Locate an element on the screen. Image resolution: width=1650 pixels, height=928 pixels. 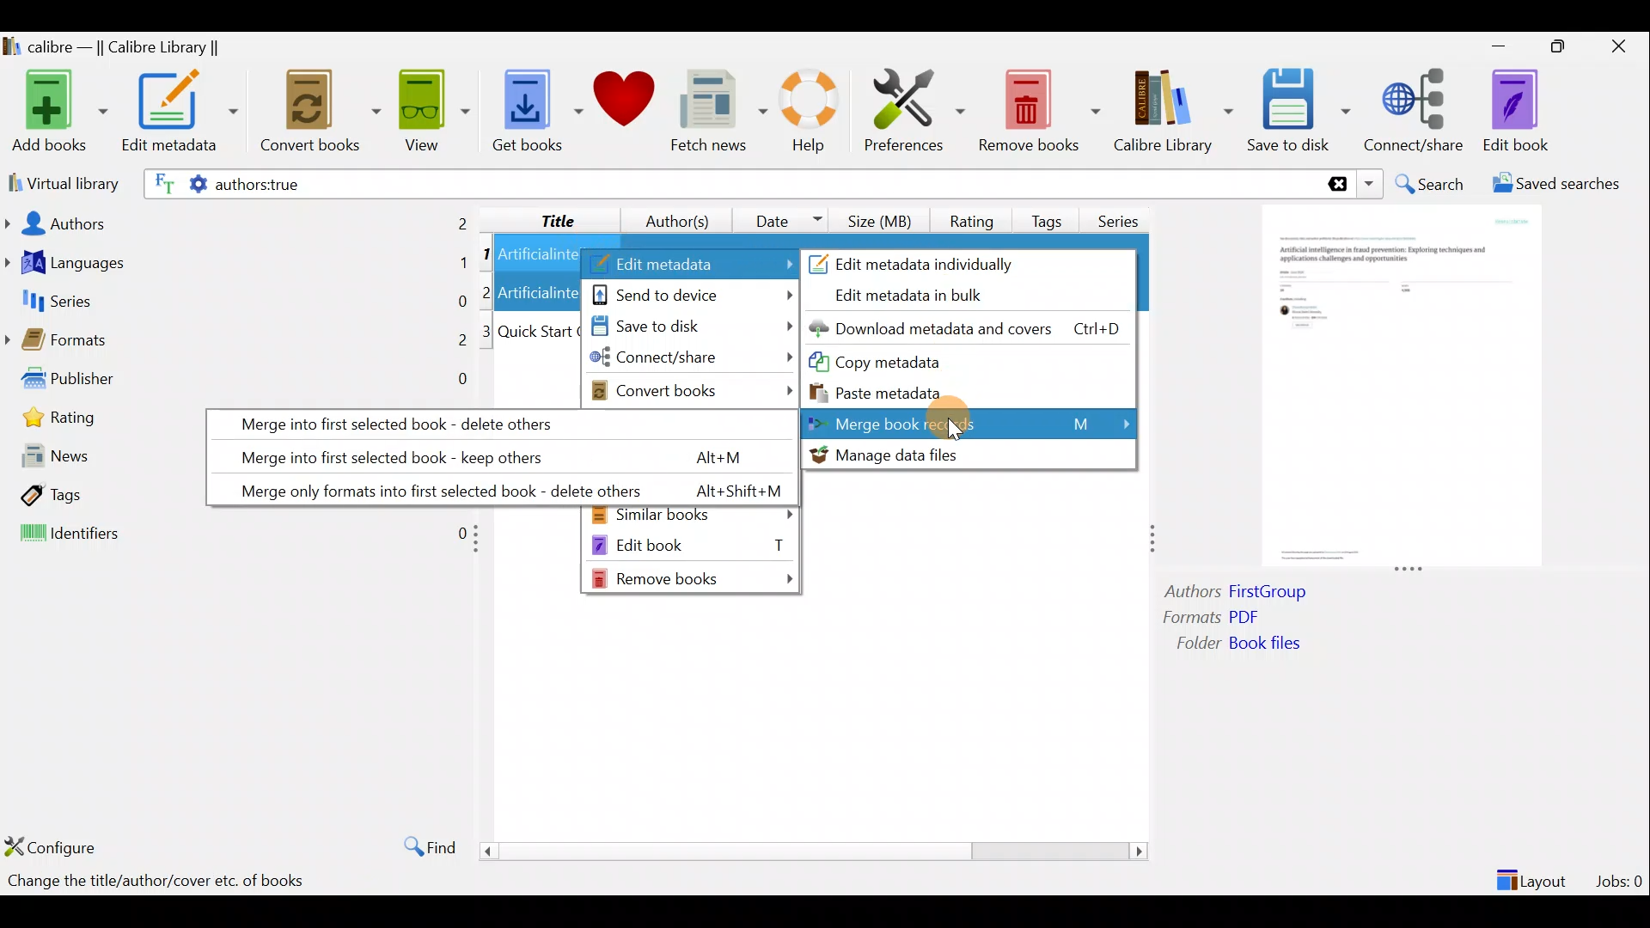
Edit metadata individually is located at coordinates (934, 261).